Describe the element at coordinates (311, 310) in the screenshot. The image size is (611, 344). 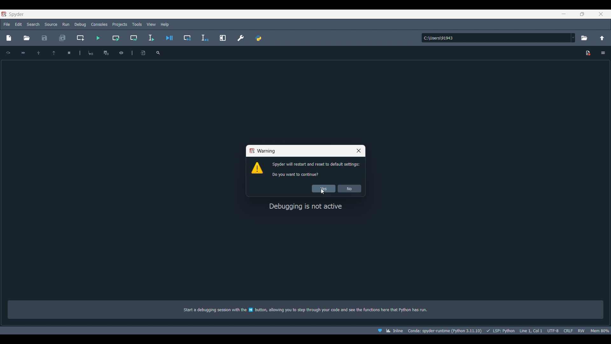
I see `text` at that location.